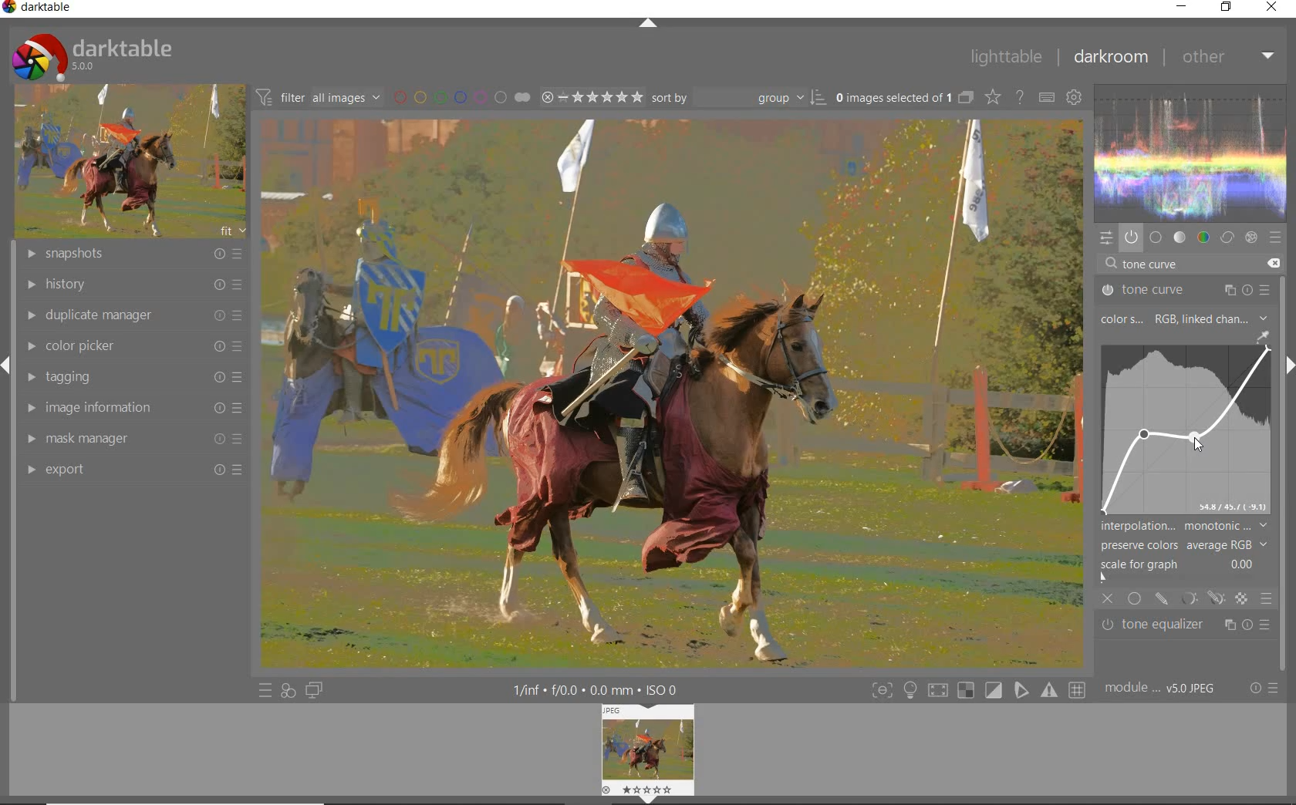 The height and width of the screenshot is (805, 1296). I want to click on Image preview, so click(650, 751).